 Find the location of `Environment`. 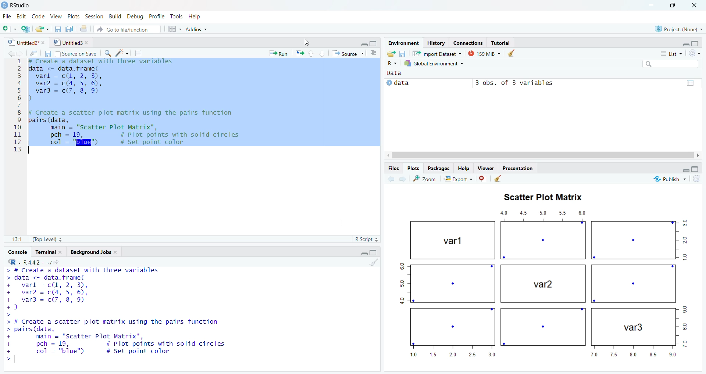

Environment is located at coordinates (403, 43).